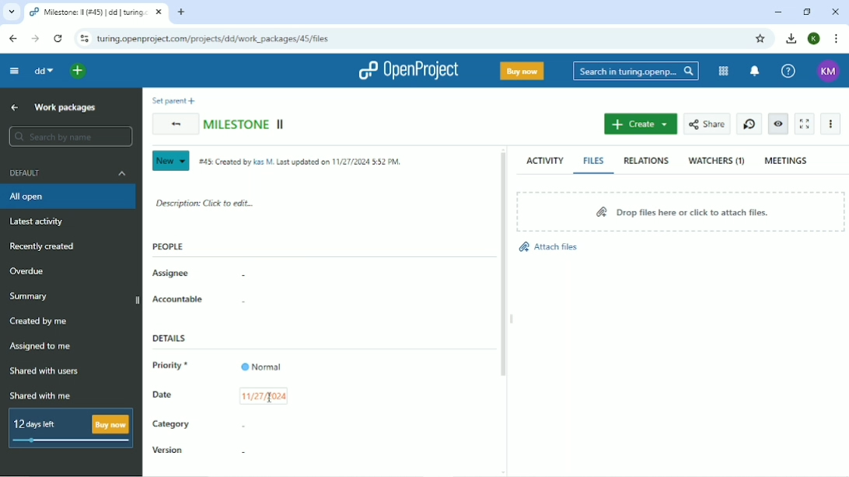  What do you see at coordinates (706, 124) in the screenshot?
I see `Share` at bounding box center [706, 124].